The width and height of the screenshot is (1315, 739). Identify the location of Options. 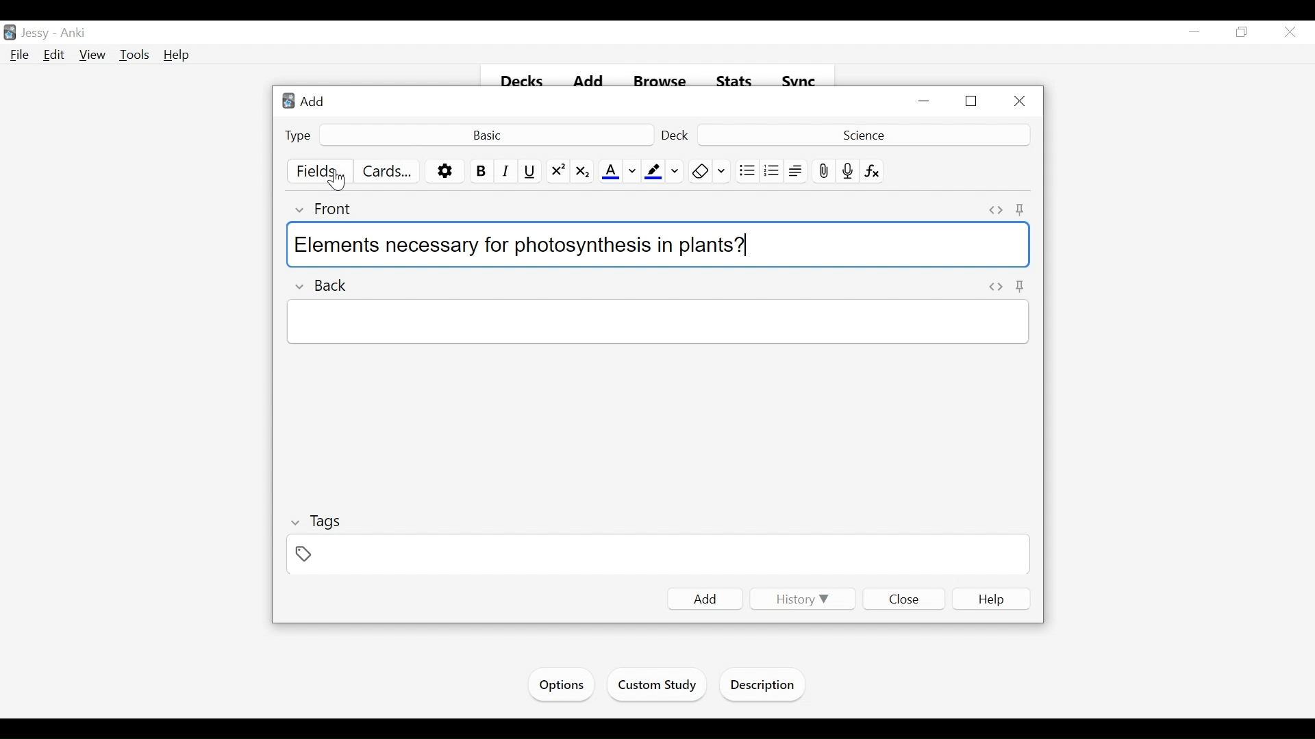
(445, 172).